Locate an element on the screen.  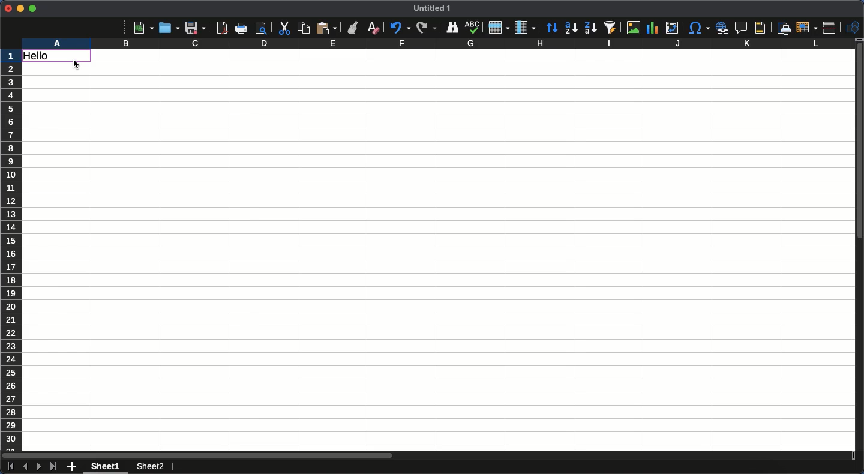
Next sheet is located at coordinates (39, 467).